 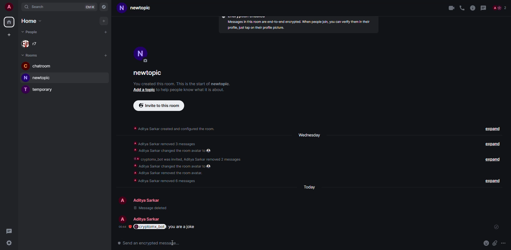 What do you see at coordinates (106, 33) in the screenshot?
I see `add` at bounding box center [106, 33].